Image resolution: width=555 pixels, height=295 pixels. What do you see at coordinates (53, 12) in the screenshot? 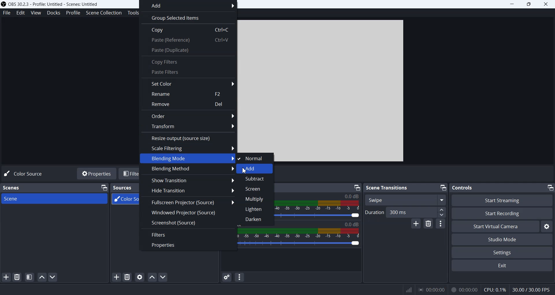
I see `Docks` at bounding box center [53, 12].